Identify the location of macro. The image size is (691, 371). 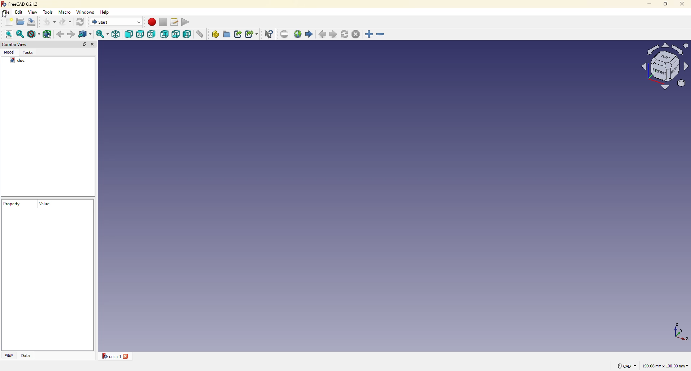
(66, 13).